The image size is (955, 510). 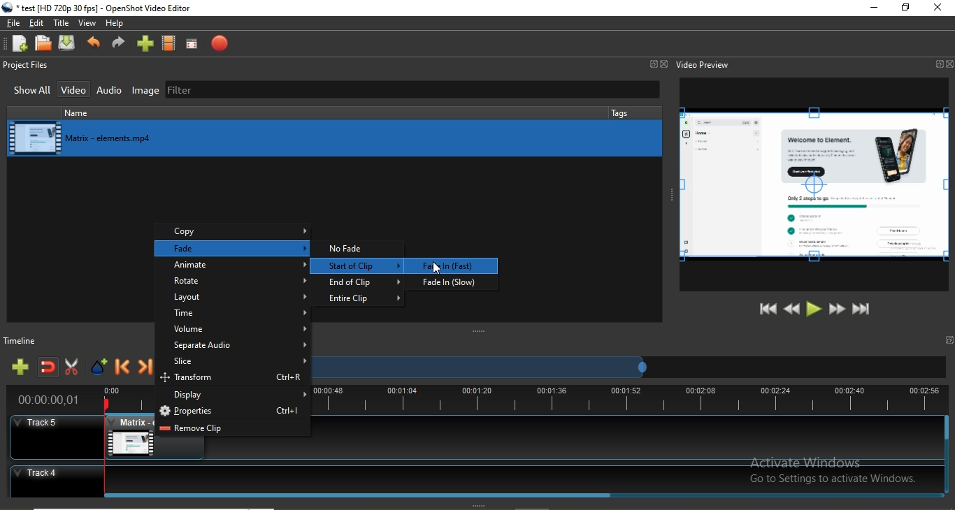 I want to click on remove clip, so click(x=232, y=430).